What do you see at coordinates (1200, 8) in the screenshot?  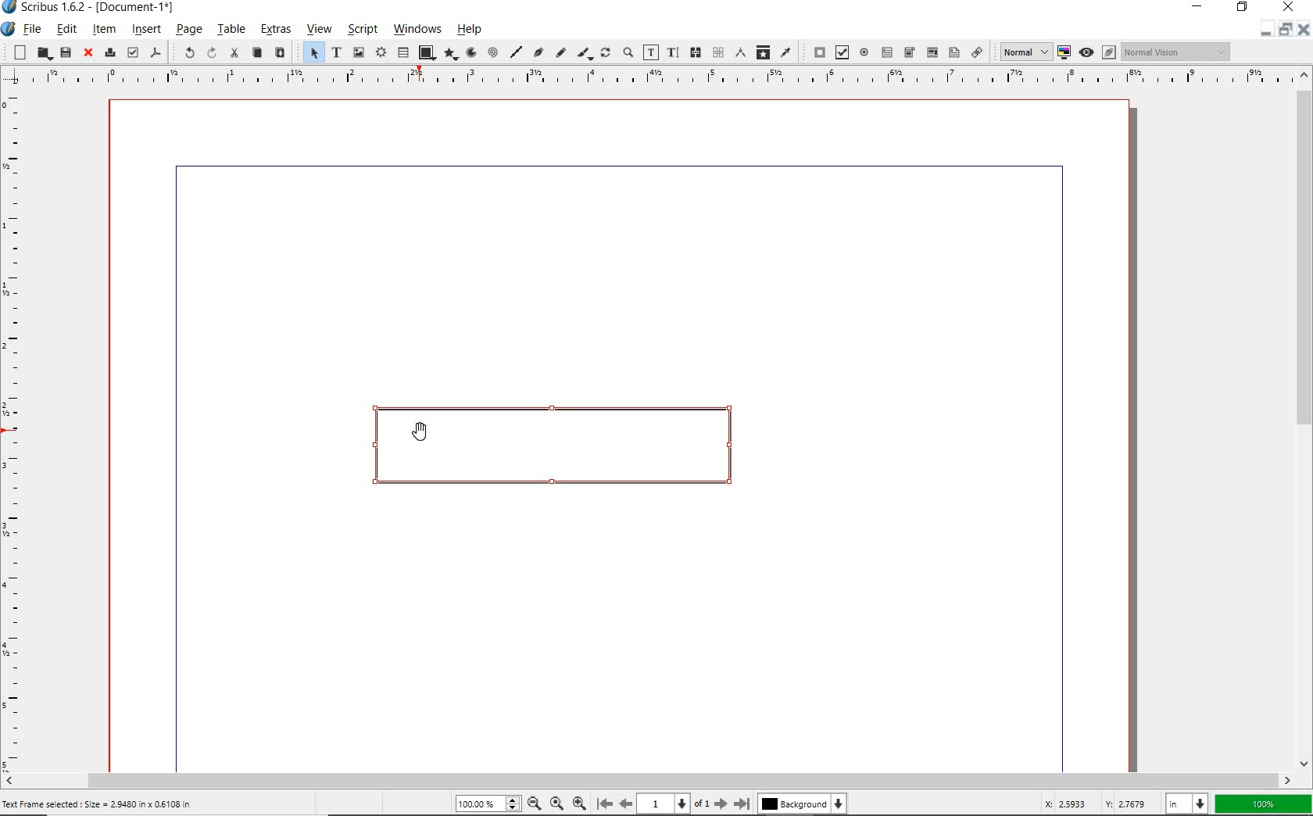 I see `minimize` at bounding box center [1200, 8].